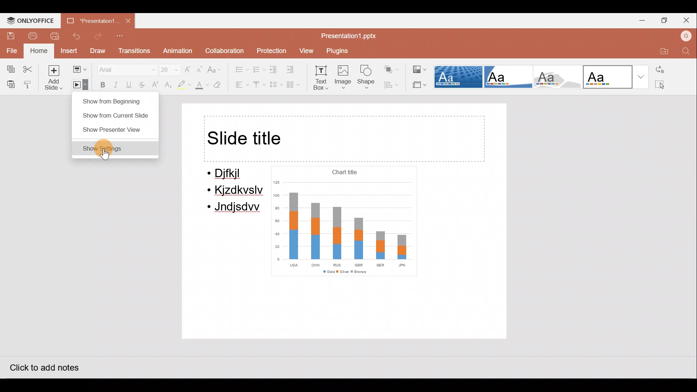 The image size is (697, 392). I want to click on Align shape, so click(391, 85).